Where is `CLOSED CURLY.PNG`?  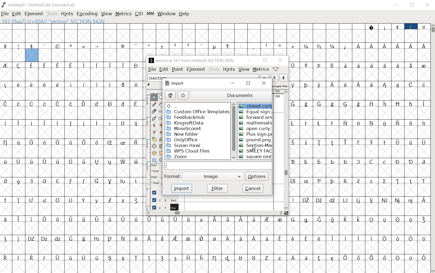 CLOSED CURLY.PNG is located at coordinates (256, 105).